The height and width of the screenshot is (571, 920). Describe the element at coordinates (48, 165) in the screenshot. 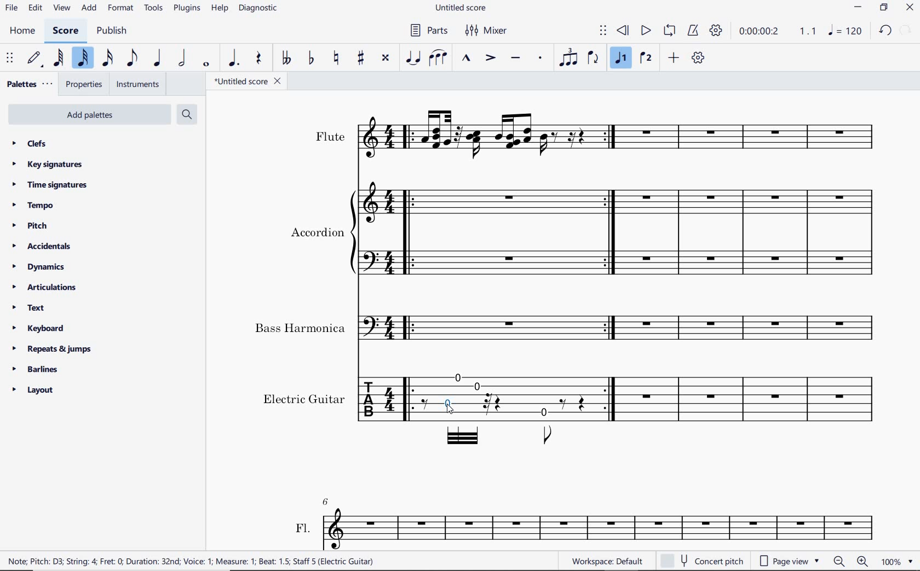

I see `key signatures` at that location.